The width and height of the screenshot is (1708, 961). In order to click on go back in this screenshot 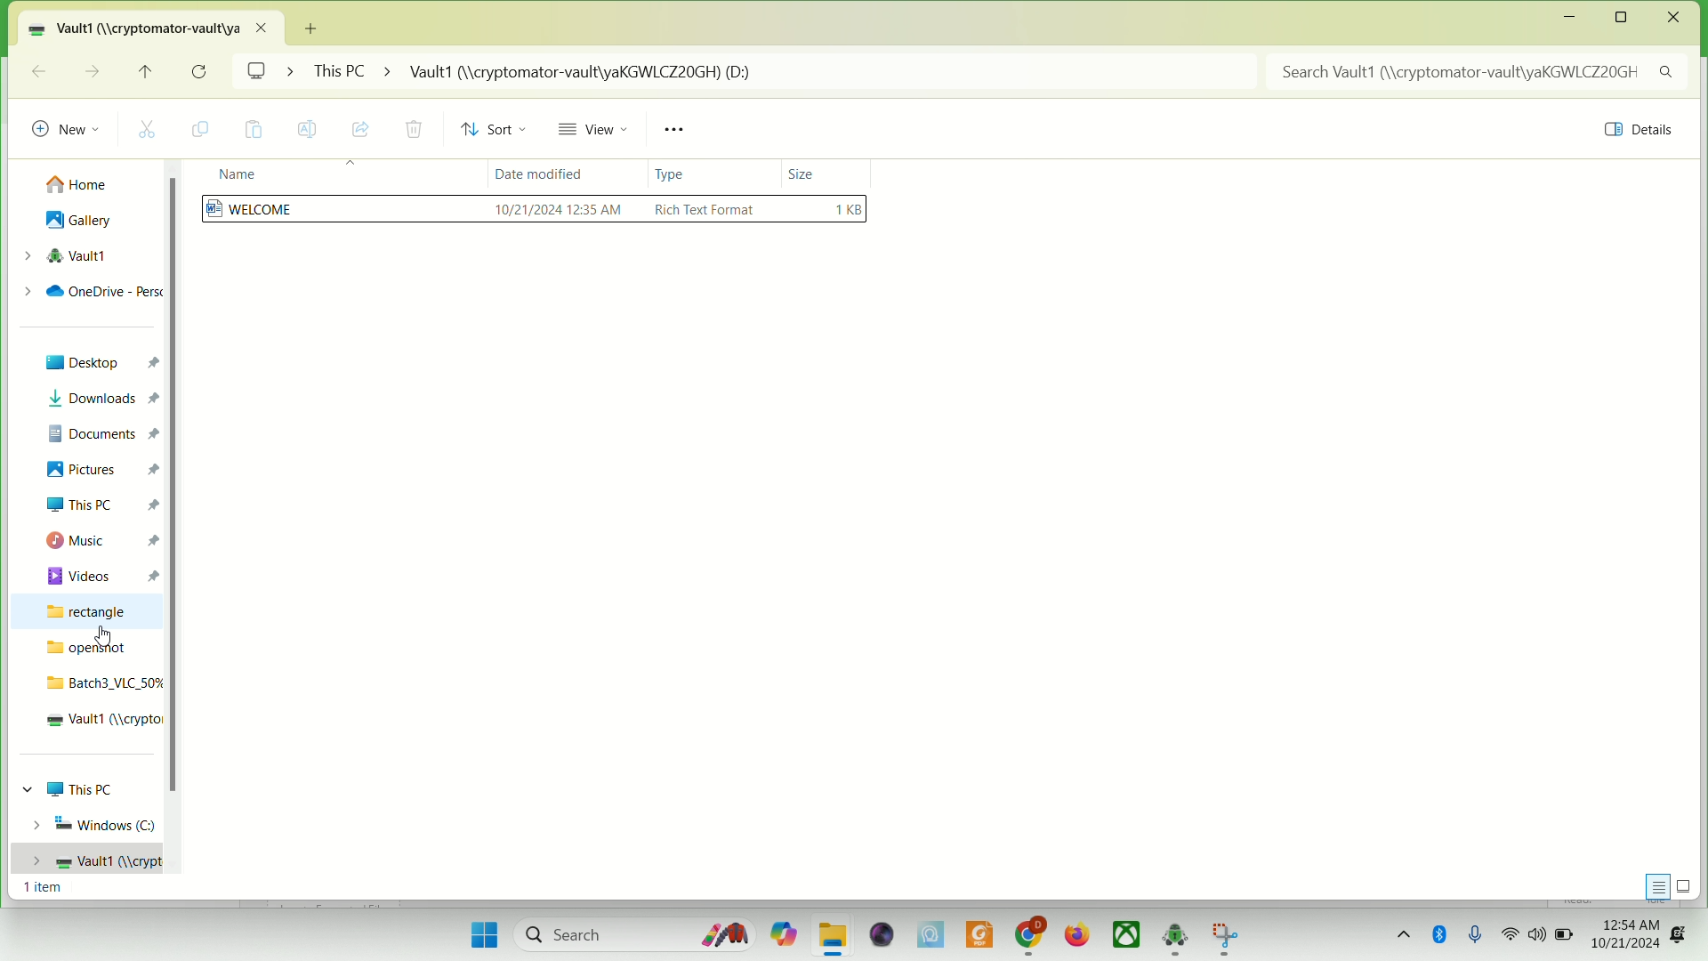, I will do `click(38, 70)`.